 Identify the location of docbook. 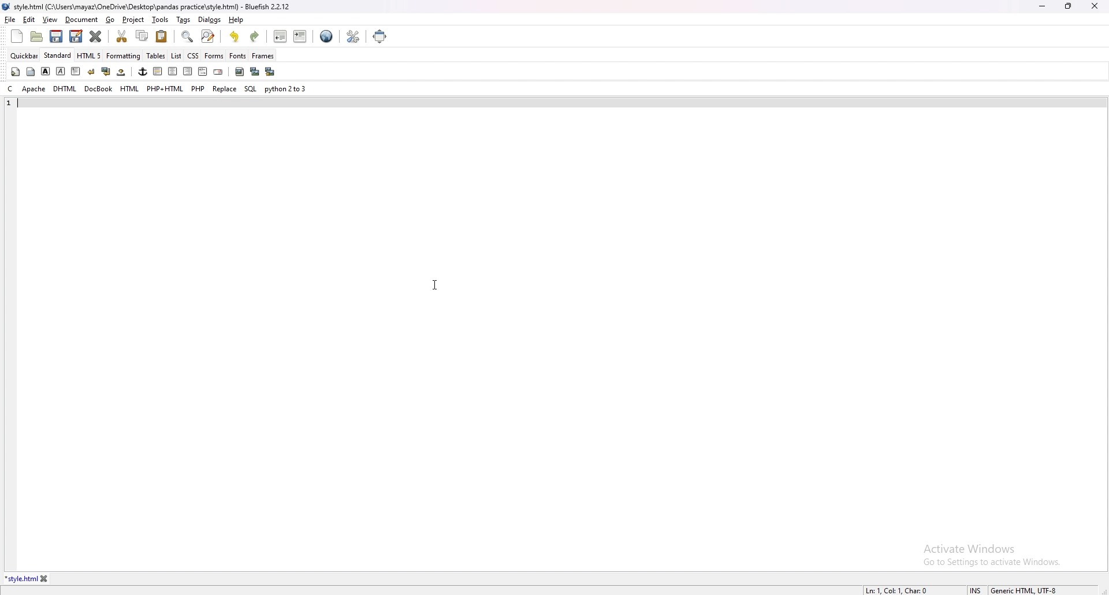
(98, 89).